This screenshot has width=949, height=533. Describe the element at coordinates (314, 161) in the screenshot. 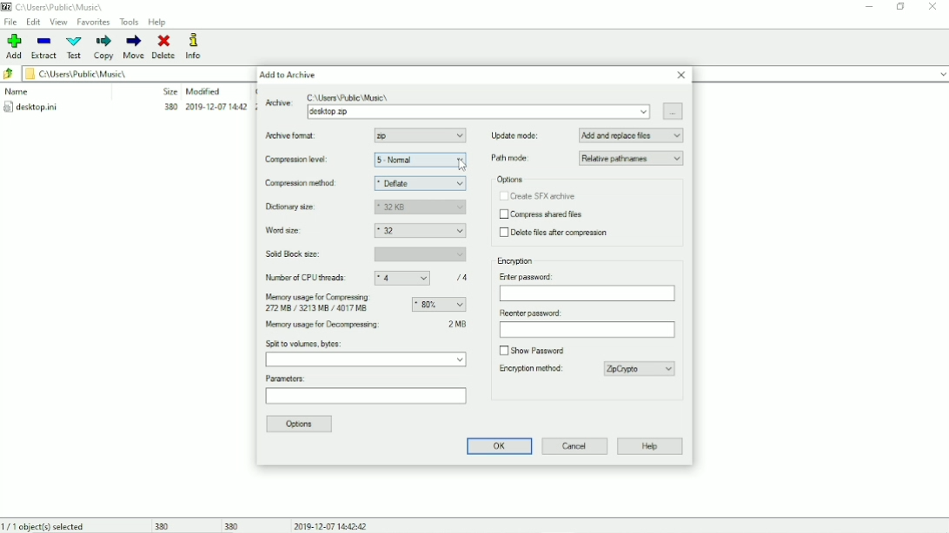

I see `Compression level` at that location.